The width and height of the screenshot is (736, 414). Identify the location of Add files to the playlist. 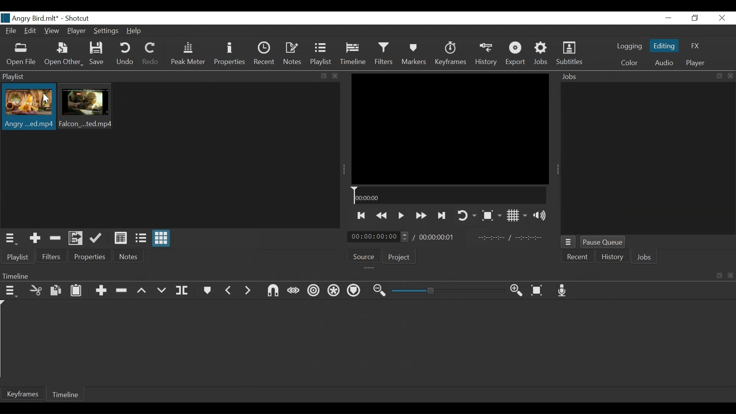
(76, 238).